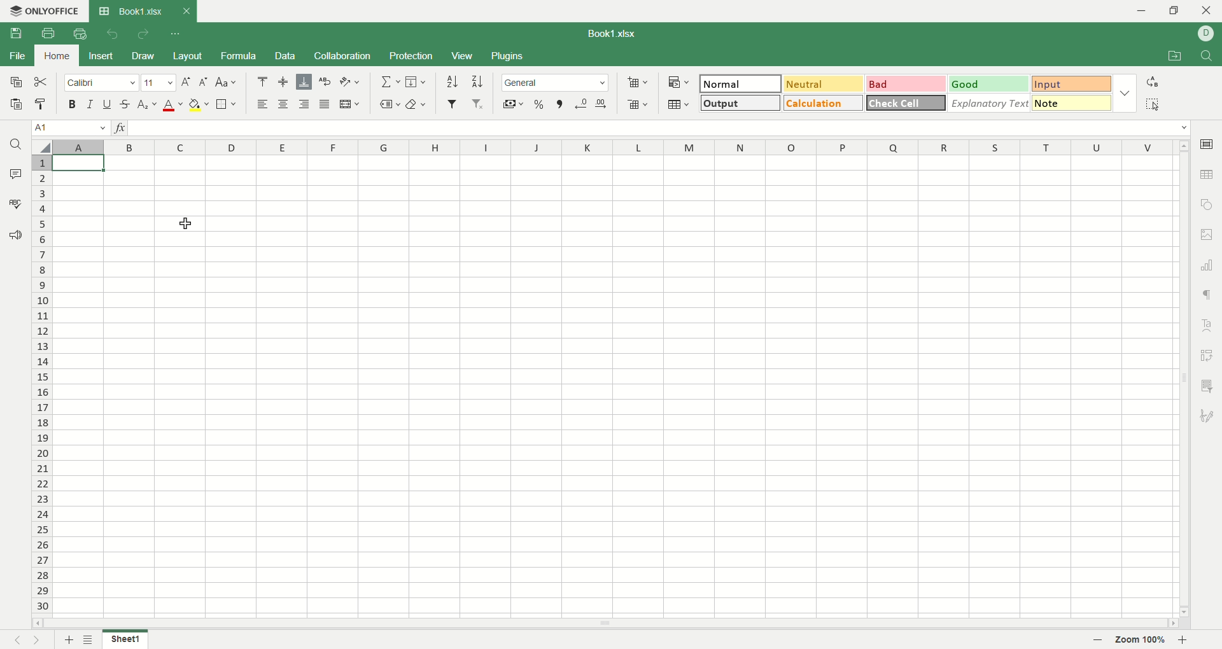 This screenshot has width=1222, height=649. I want to click on delete cell, so click(638, 106).